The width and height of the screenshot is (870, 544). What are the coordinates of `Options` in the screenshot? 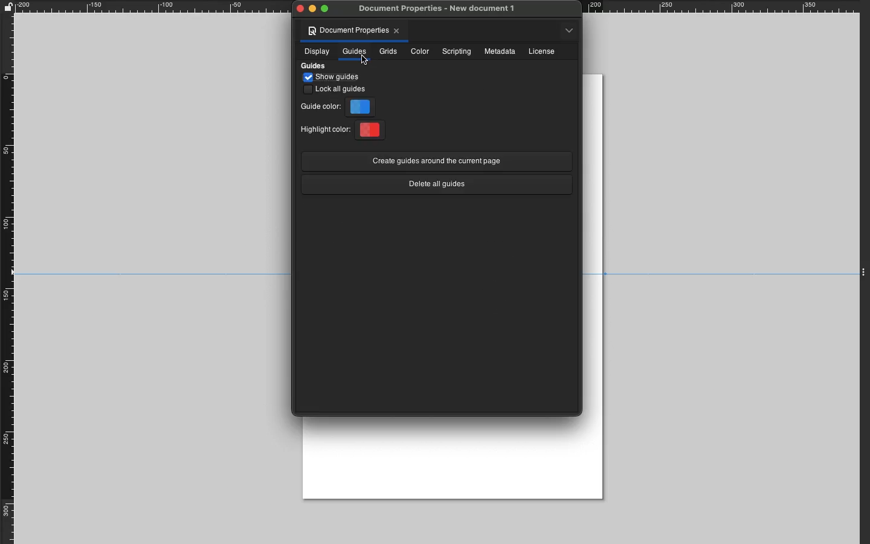 It's located at (570, 30).